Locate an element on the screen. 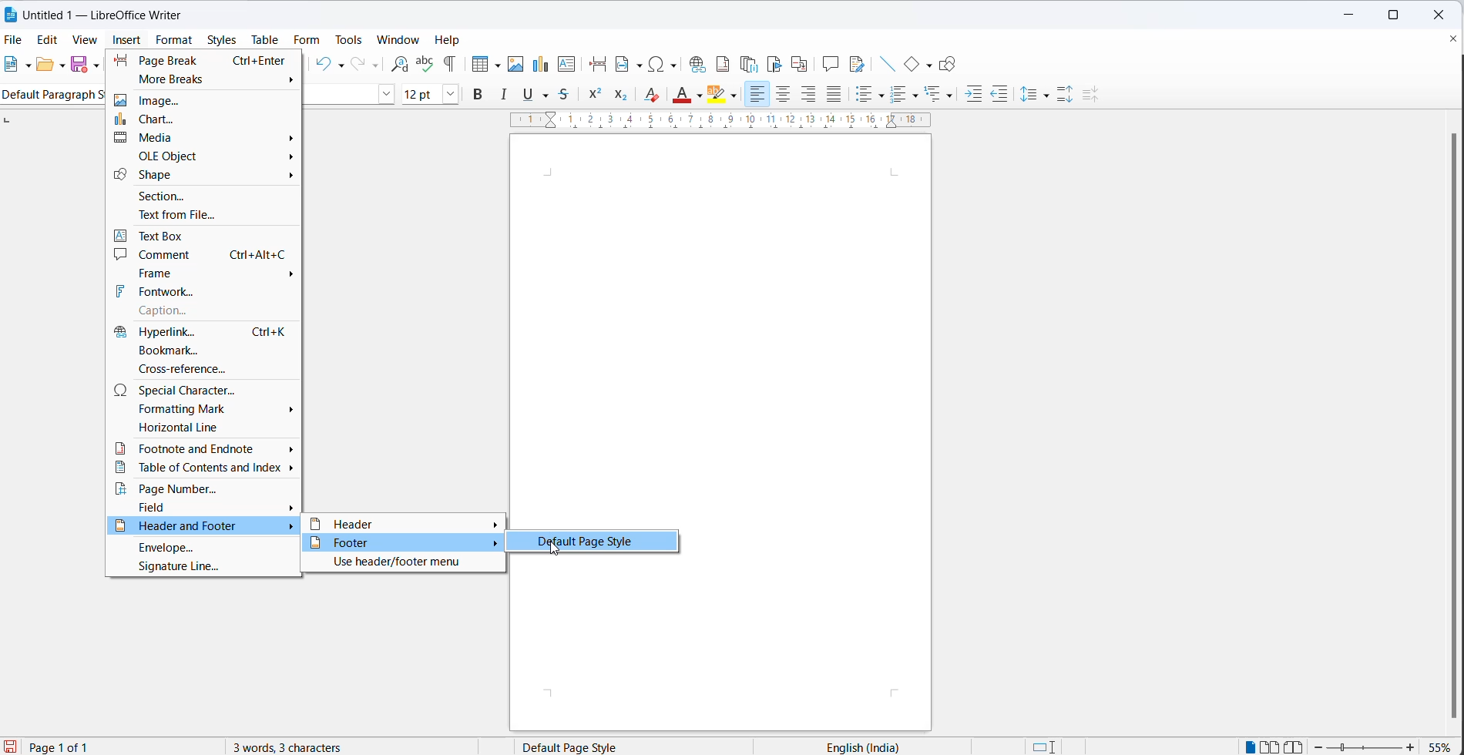  horizontal line is located at coordinates (198, 429).